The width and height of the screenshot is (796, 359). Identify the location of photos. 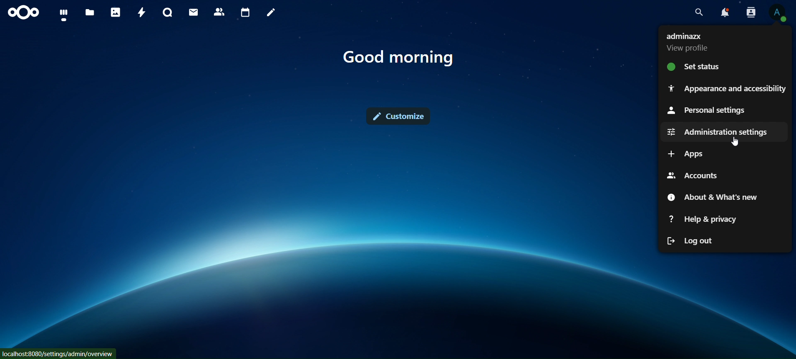
(115, 12).